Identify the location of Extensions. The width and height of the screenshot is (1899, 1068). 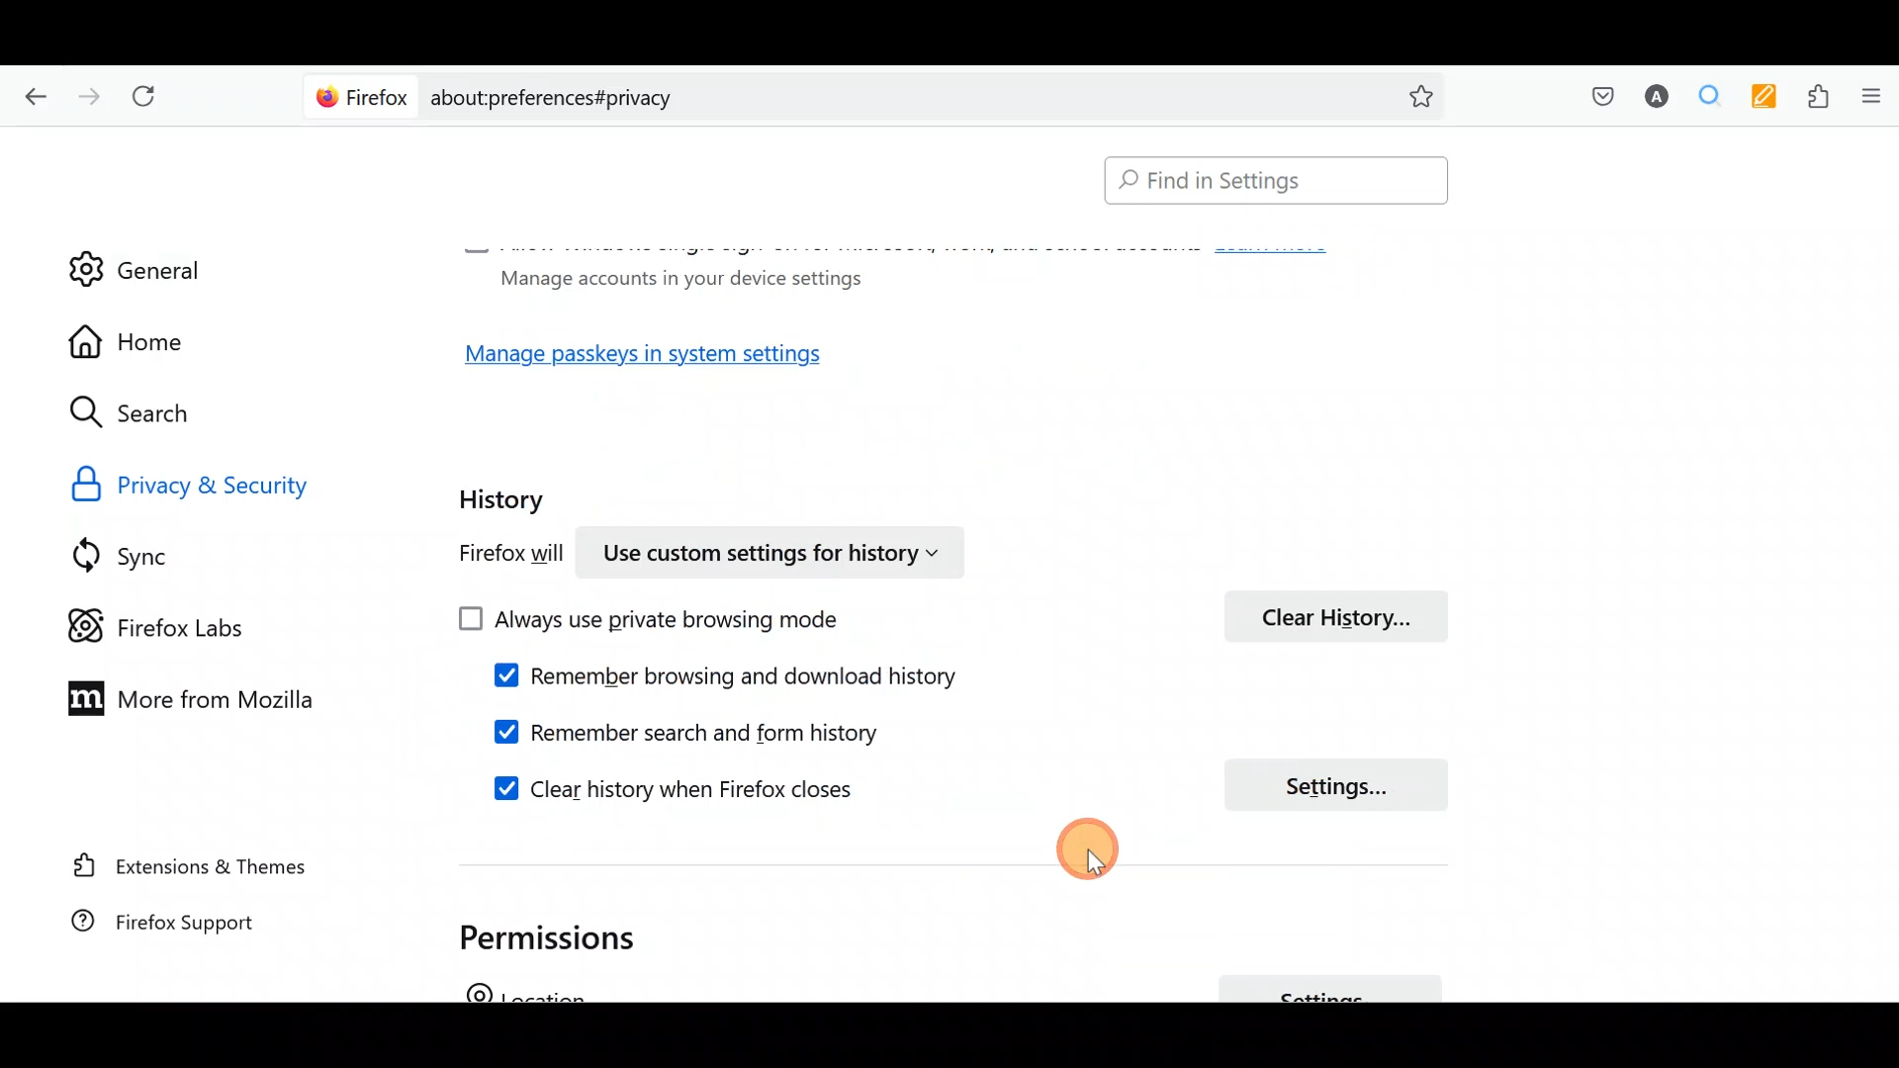
(1813, 97).